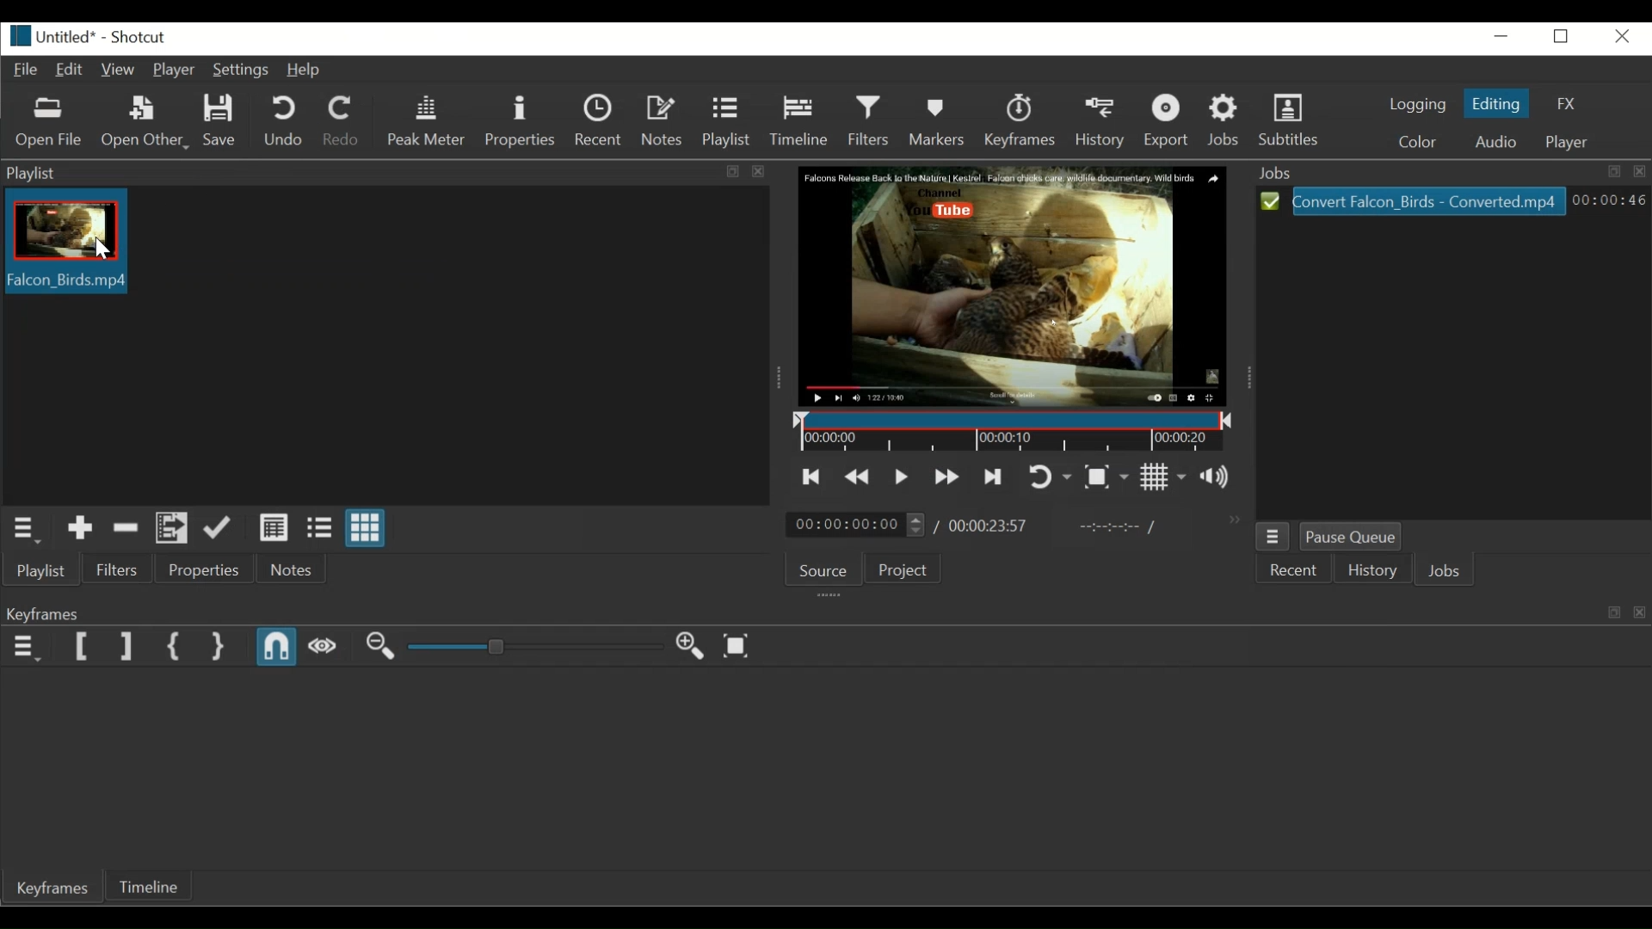  I want to click on In point, so click(1114, 528).